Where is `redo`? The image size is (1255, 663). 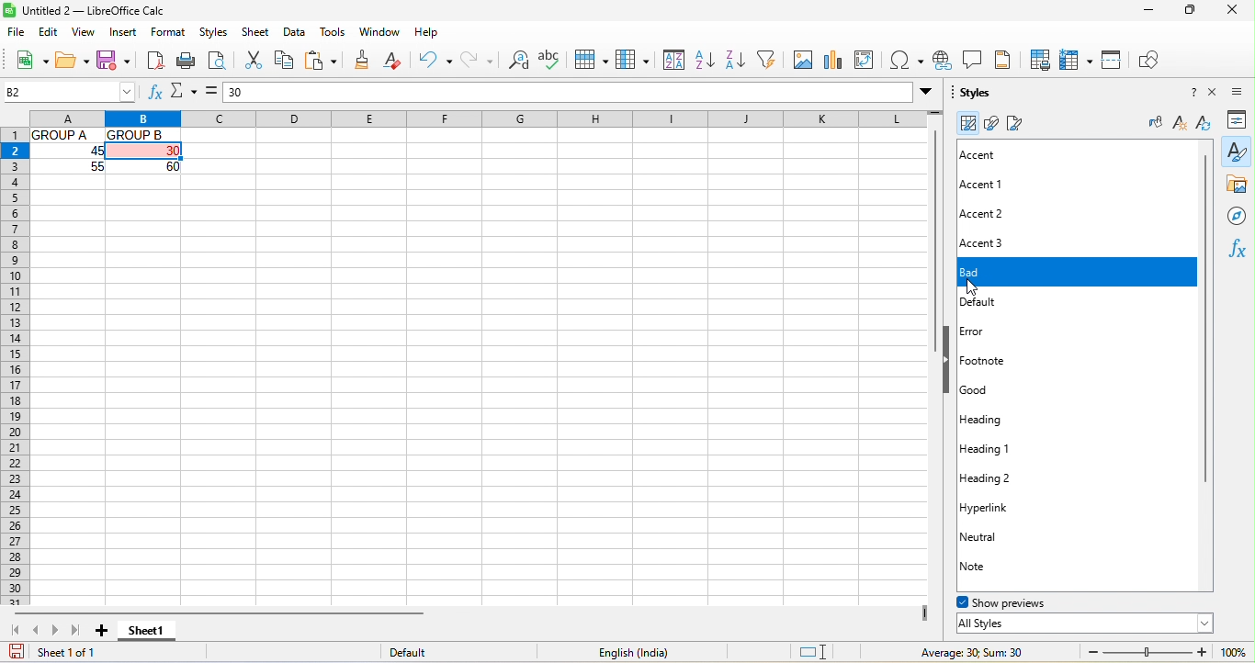
redo is located at coordinates (478, 62).